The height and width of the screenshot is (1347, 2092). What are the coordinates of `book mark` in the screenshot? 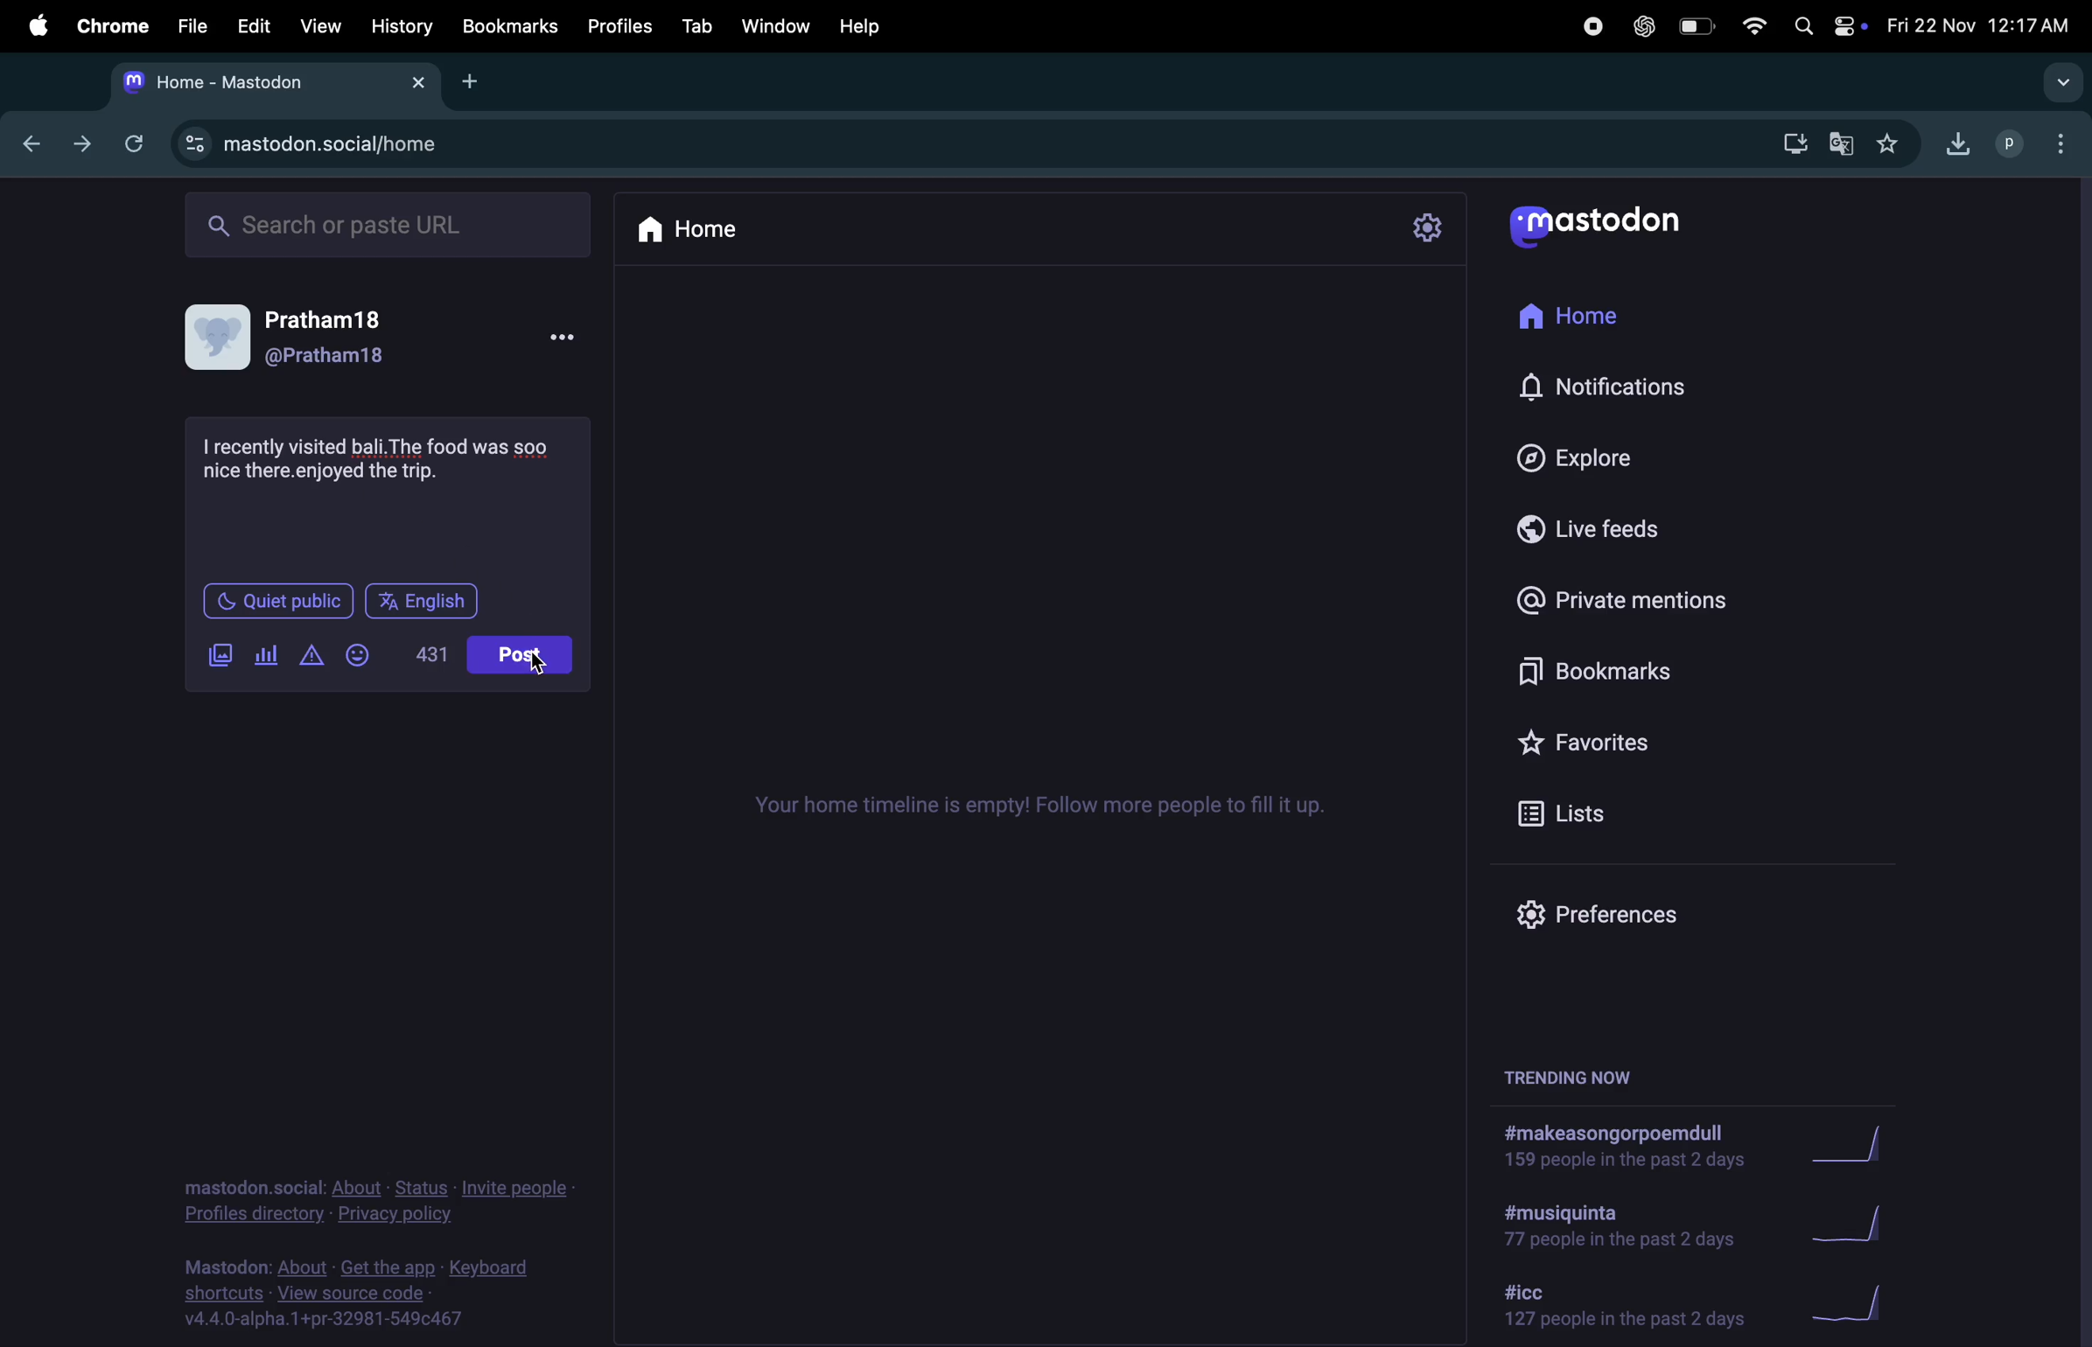 It's located at (1610, 672).